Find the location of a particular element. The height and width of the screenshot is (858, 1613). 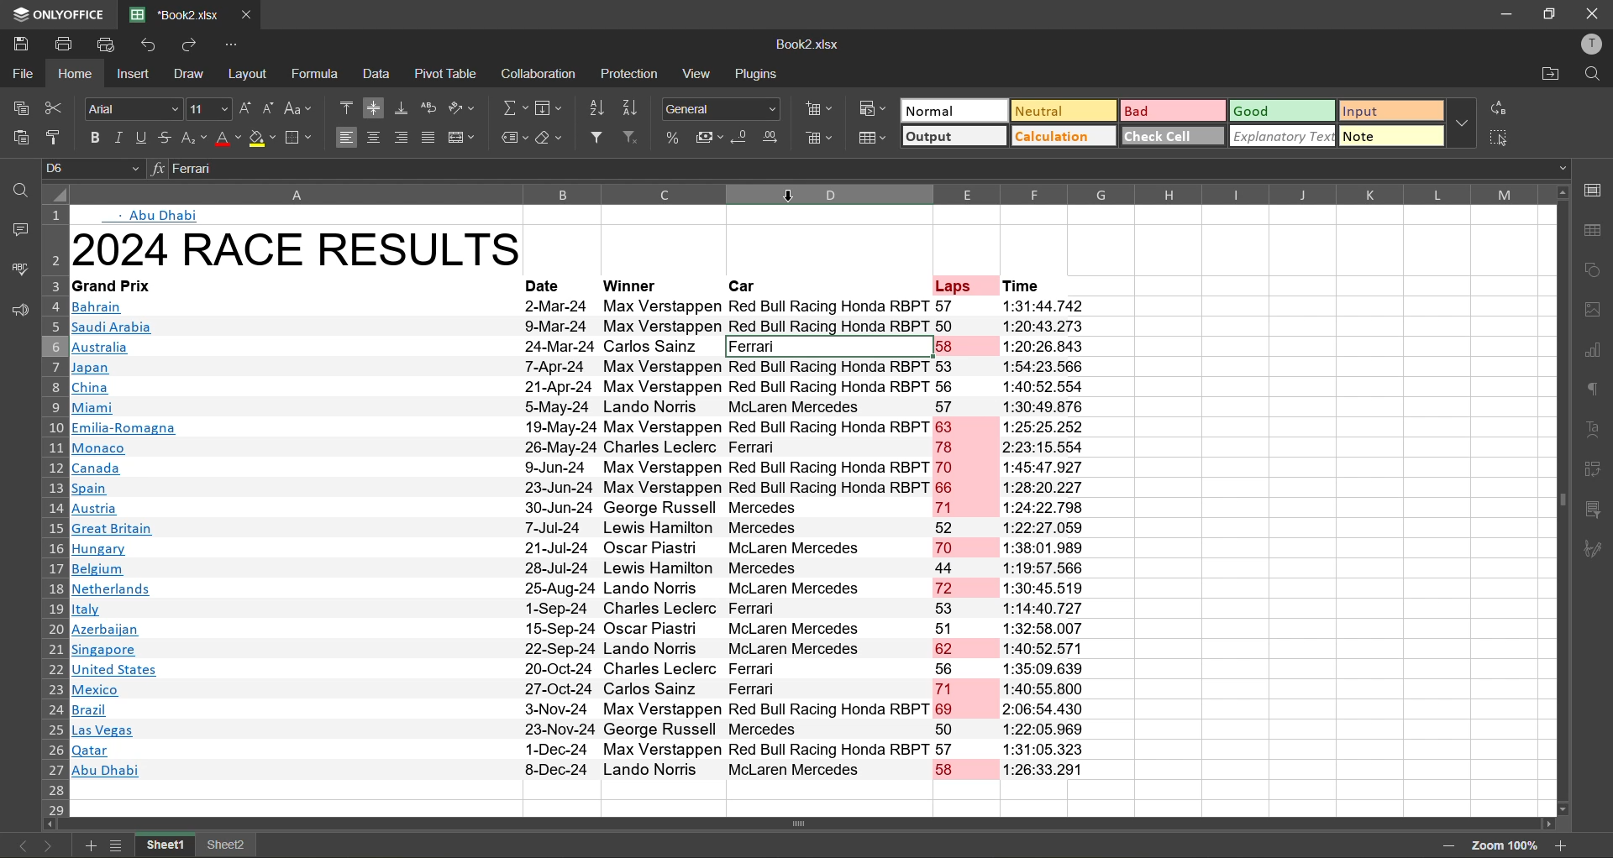

format as table is located at coordinates (876, 136).